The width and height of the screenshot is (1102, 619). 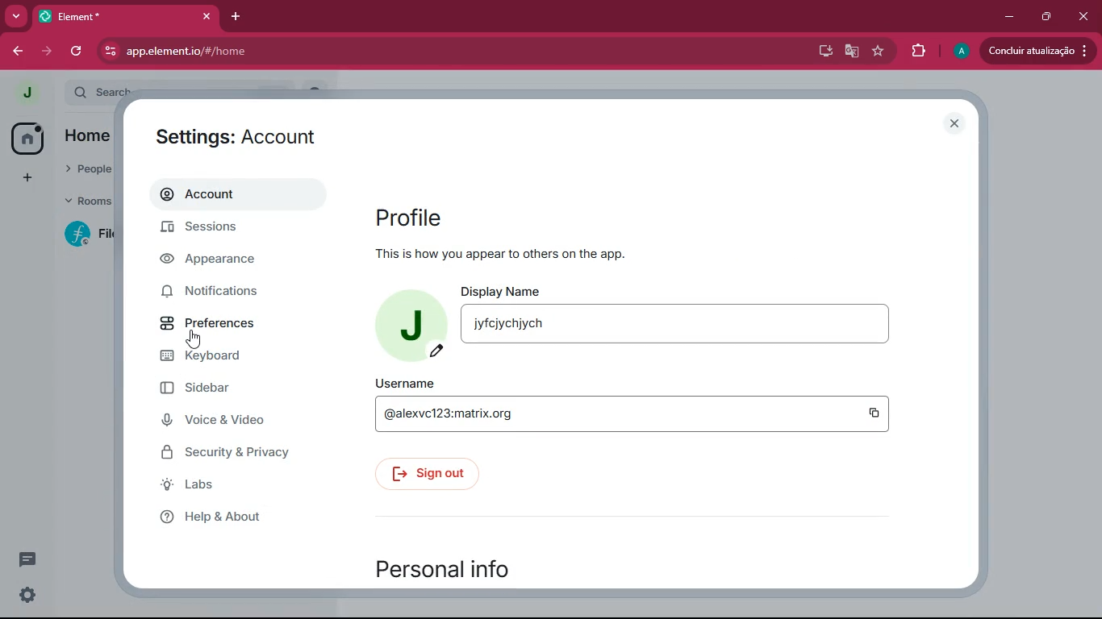 I want to click on account, so click(x=242, y=193).